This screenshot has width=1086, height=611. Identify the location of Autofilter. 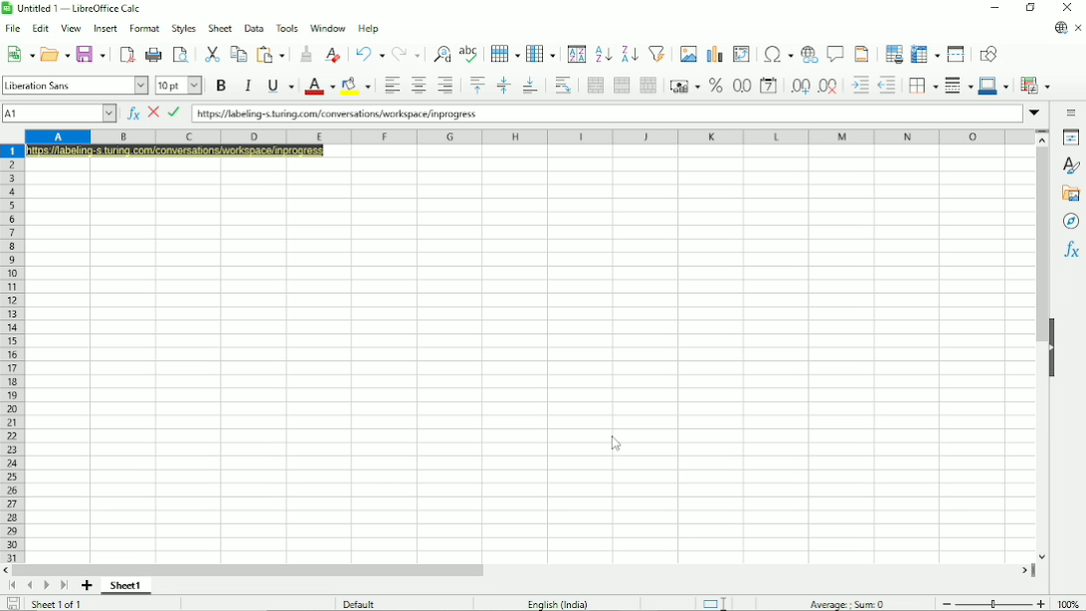
(656, 53).